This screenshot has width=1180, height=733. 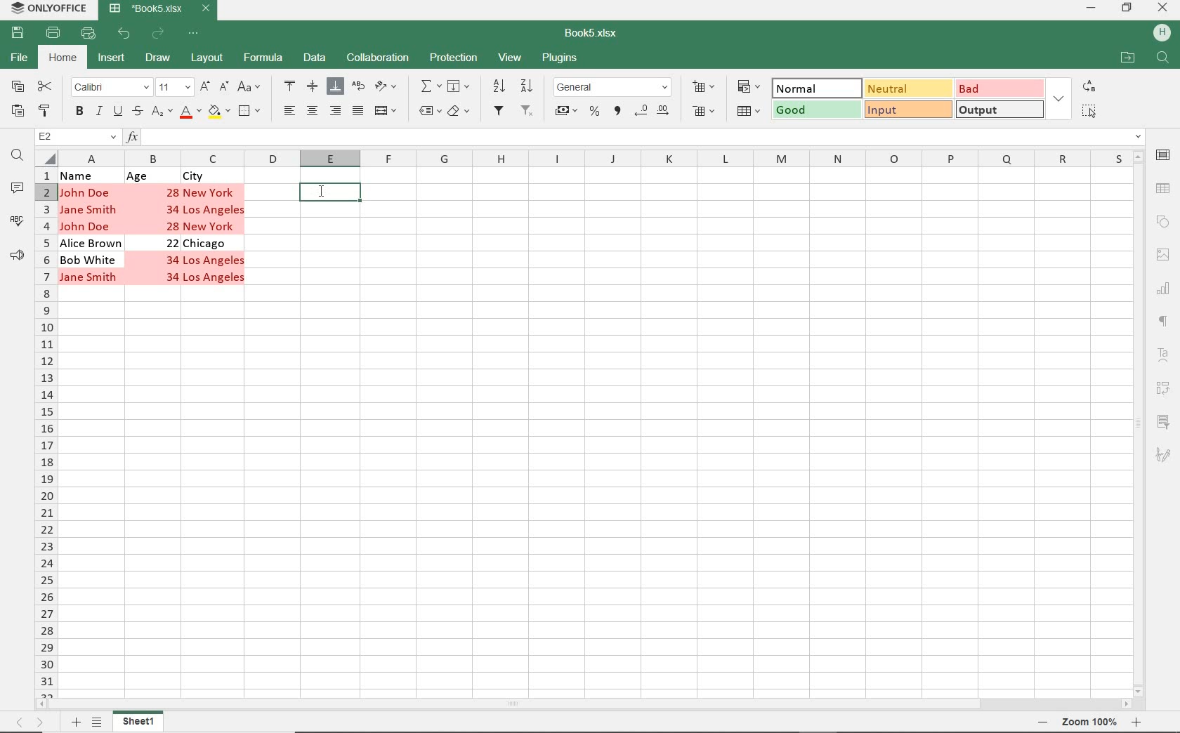 What do you see at coordinates (22, 59) in the screenshot?
I see `FILE` at bounding box center [22, 59].